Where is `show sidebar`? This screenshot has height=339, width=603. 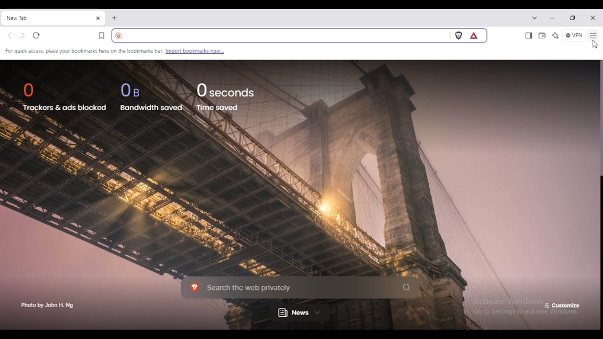
show sidebar is located at coordinates (529, 36).